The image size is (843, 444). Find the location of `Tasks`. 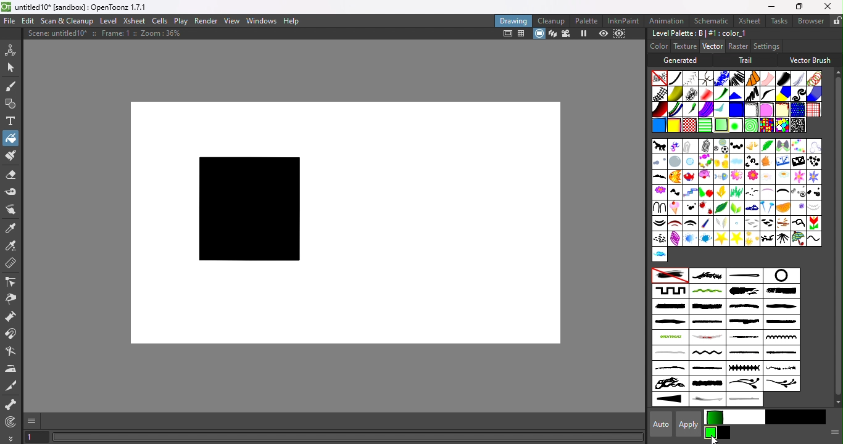

Tasks is located at coordinates (778, 21).